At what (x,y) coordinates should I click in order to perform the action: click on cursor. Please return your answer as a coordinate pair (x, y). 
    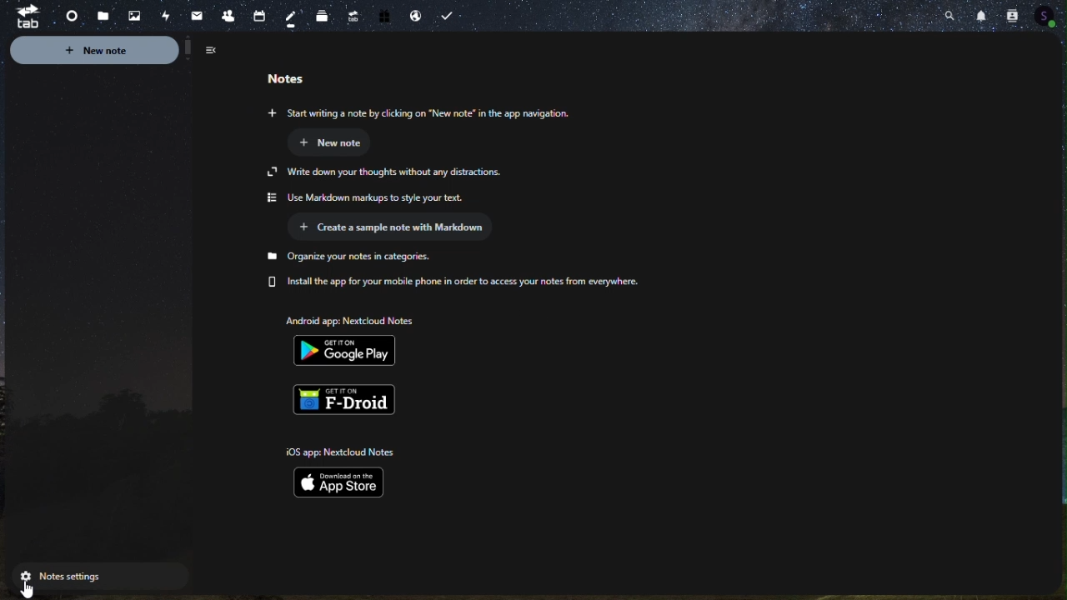
    Looking at the image, I should click on (32, 590).